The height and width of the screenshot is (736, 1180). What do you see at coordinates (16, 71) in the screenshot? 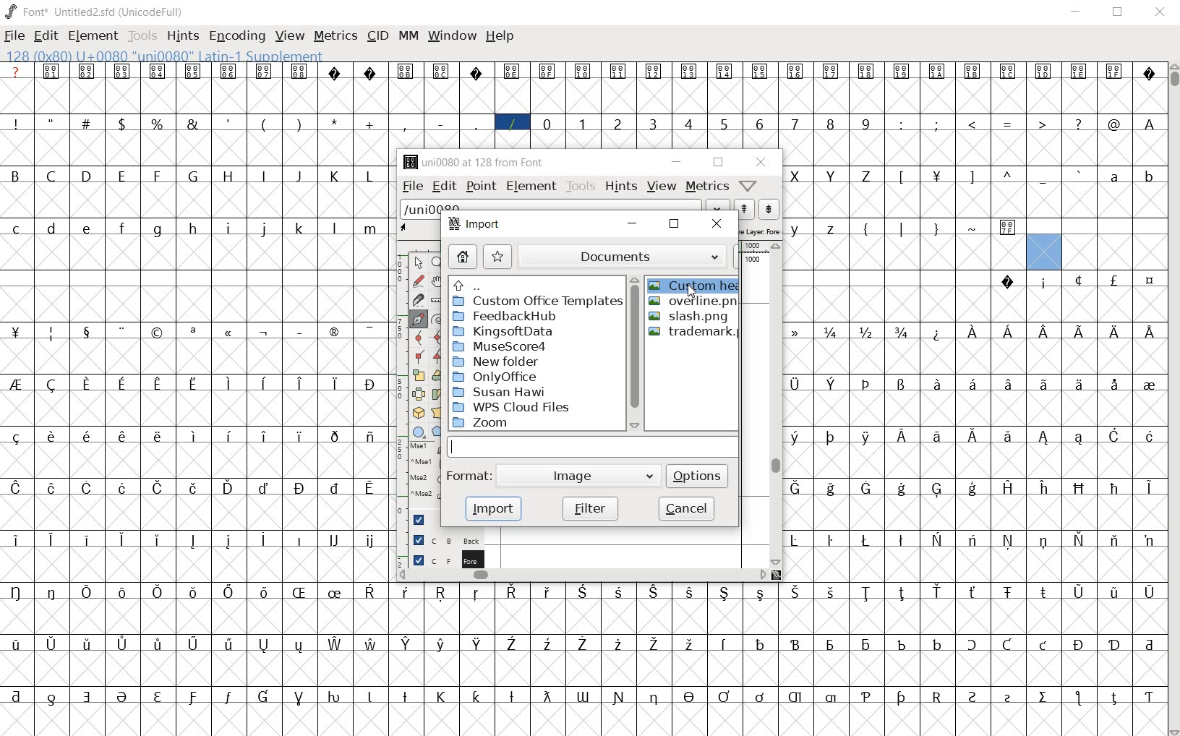
I see `Glyph` at bounding box center [16, 71].